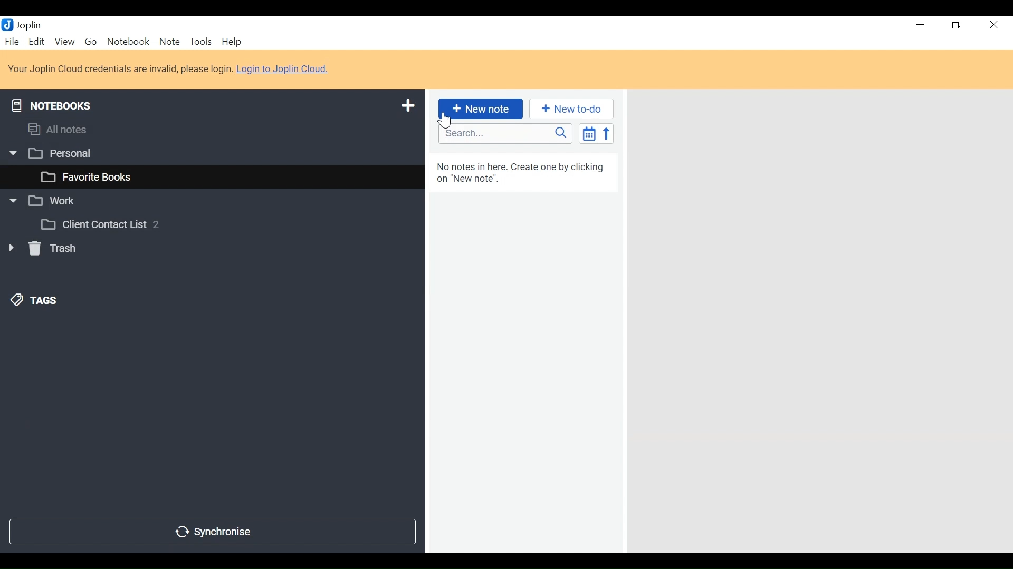 This screenshot has height=569, width=1013. Describe the element at coordinates (235, 42) in the screenshot. I see `Help` at that location.